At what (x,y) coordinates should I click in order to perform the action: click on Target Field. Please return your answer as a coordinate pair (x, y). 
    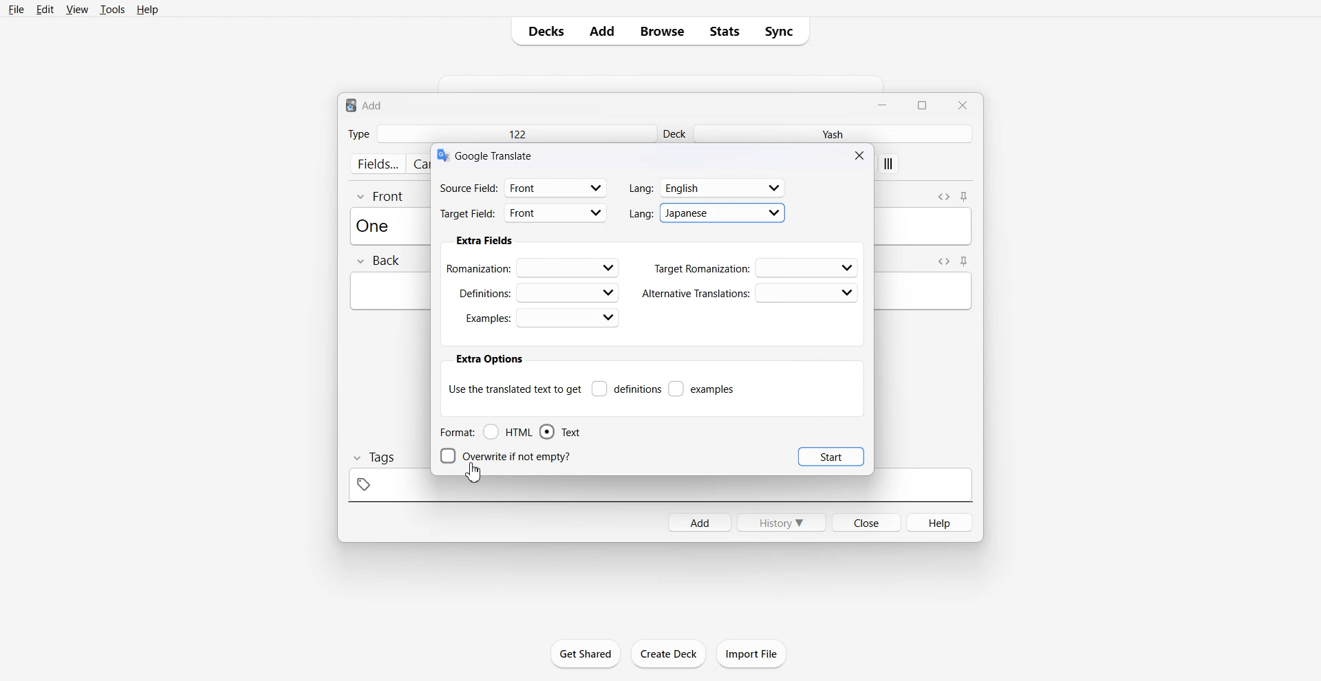
    Looking at the image, I should click on (524, 215).